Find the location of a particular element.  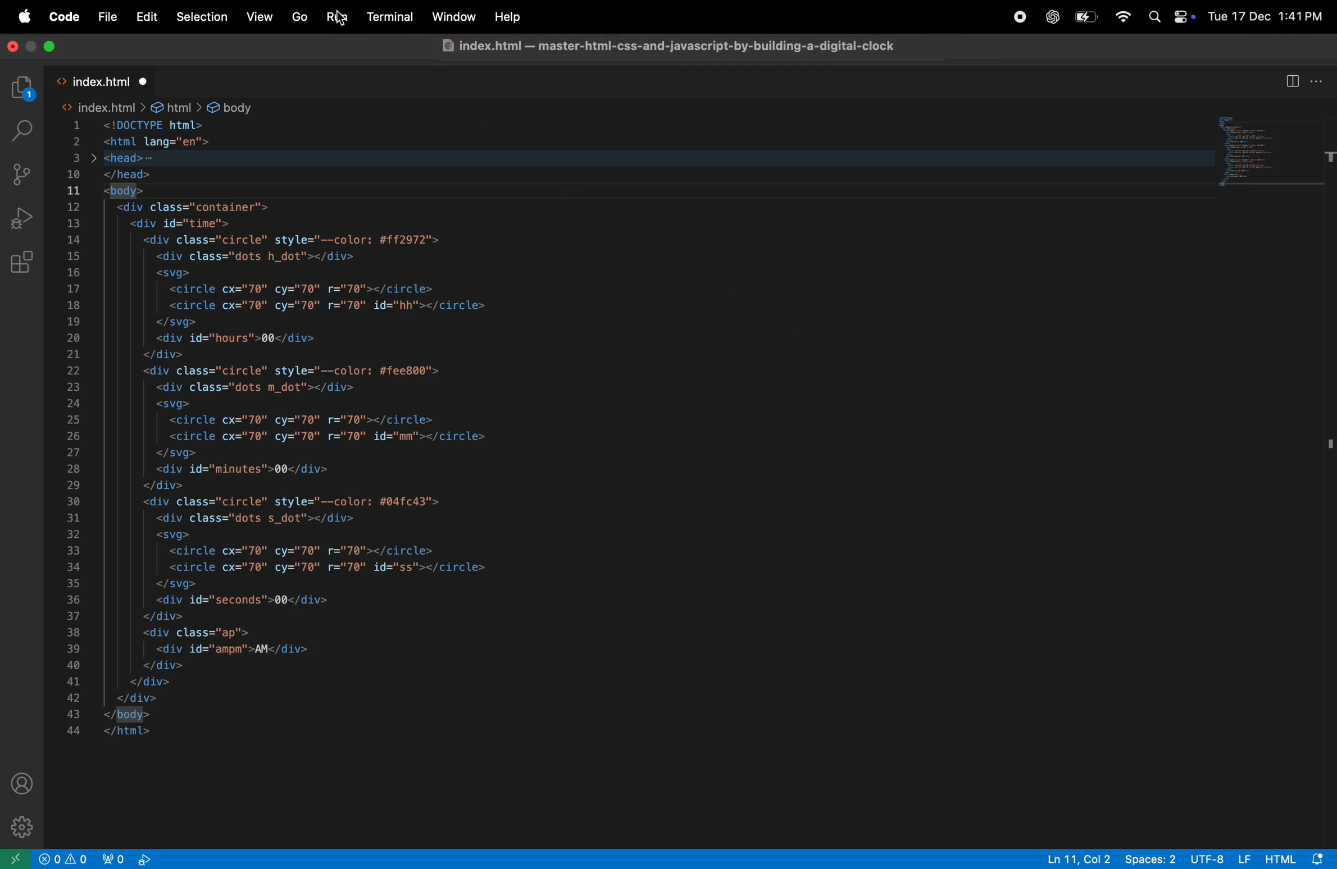

maximize is located at coordinates (52, 48).